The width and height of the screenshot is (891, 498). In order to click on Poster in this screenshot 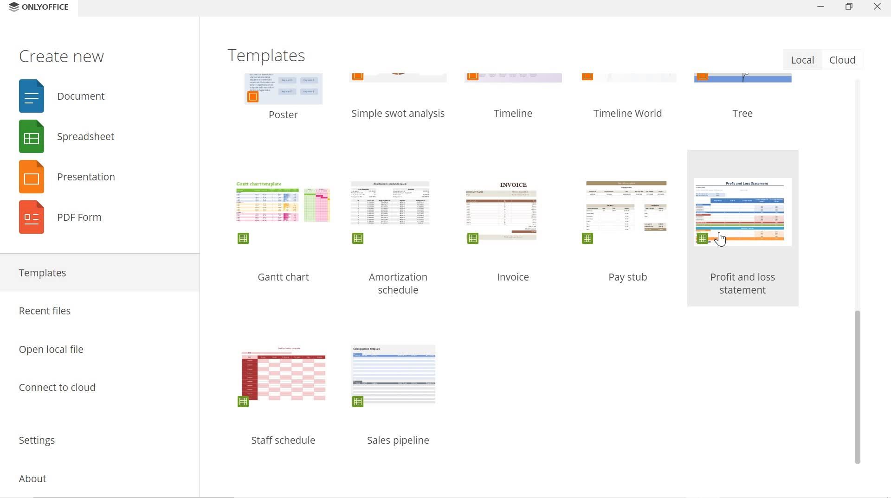, I will do `click(285, 114)`.